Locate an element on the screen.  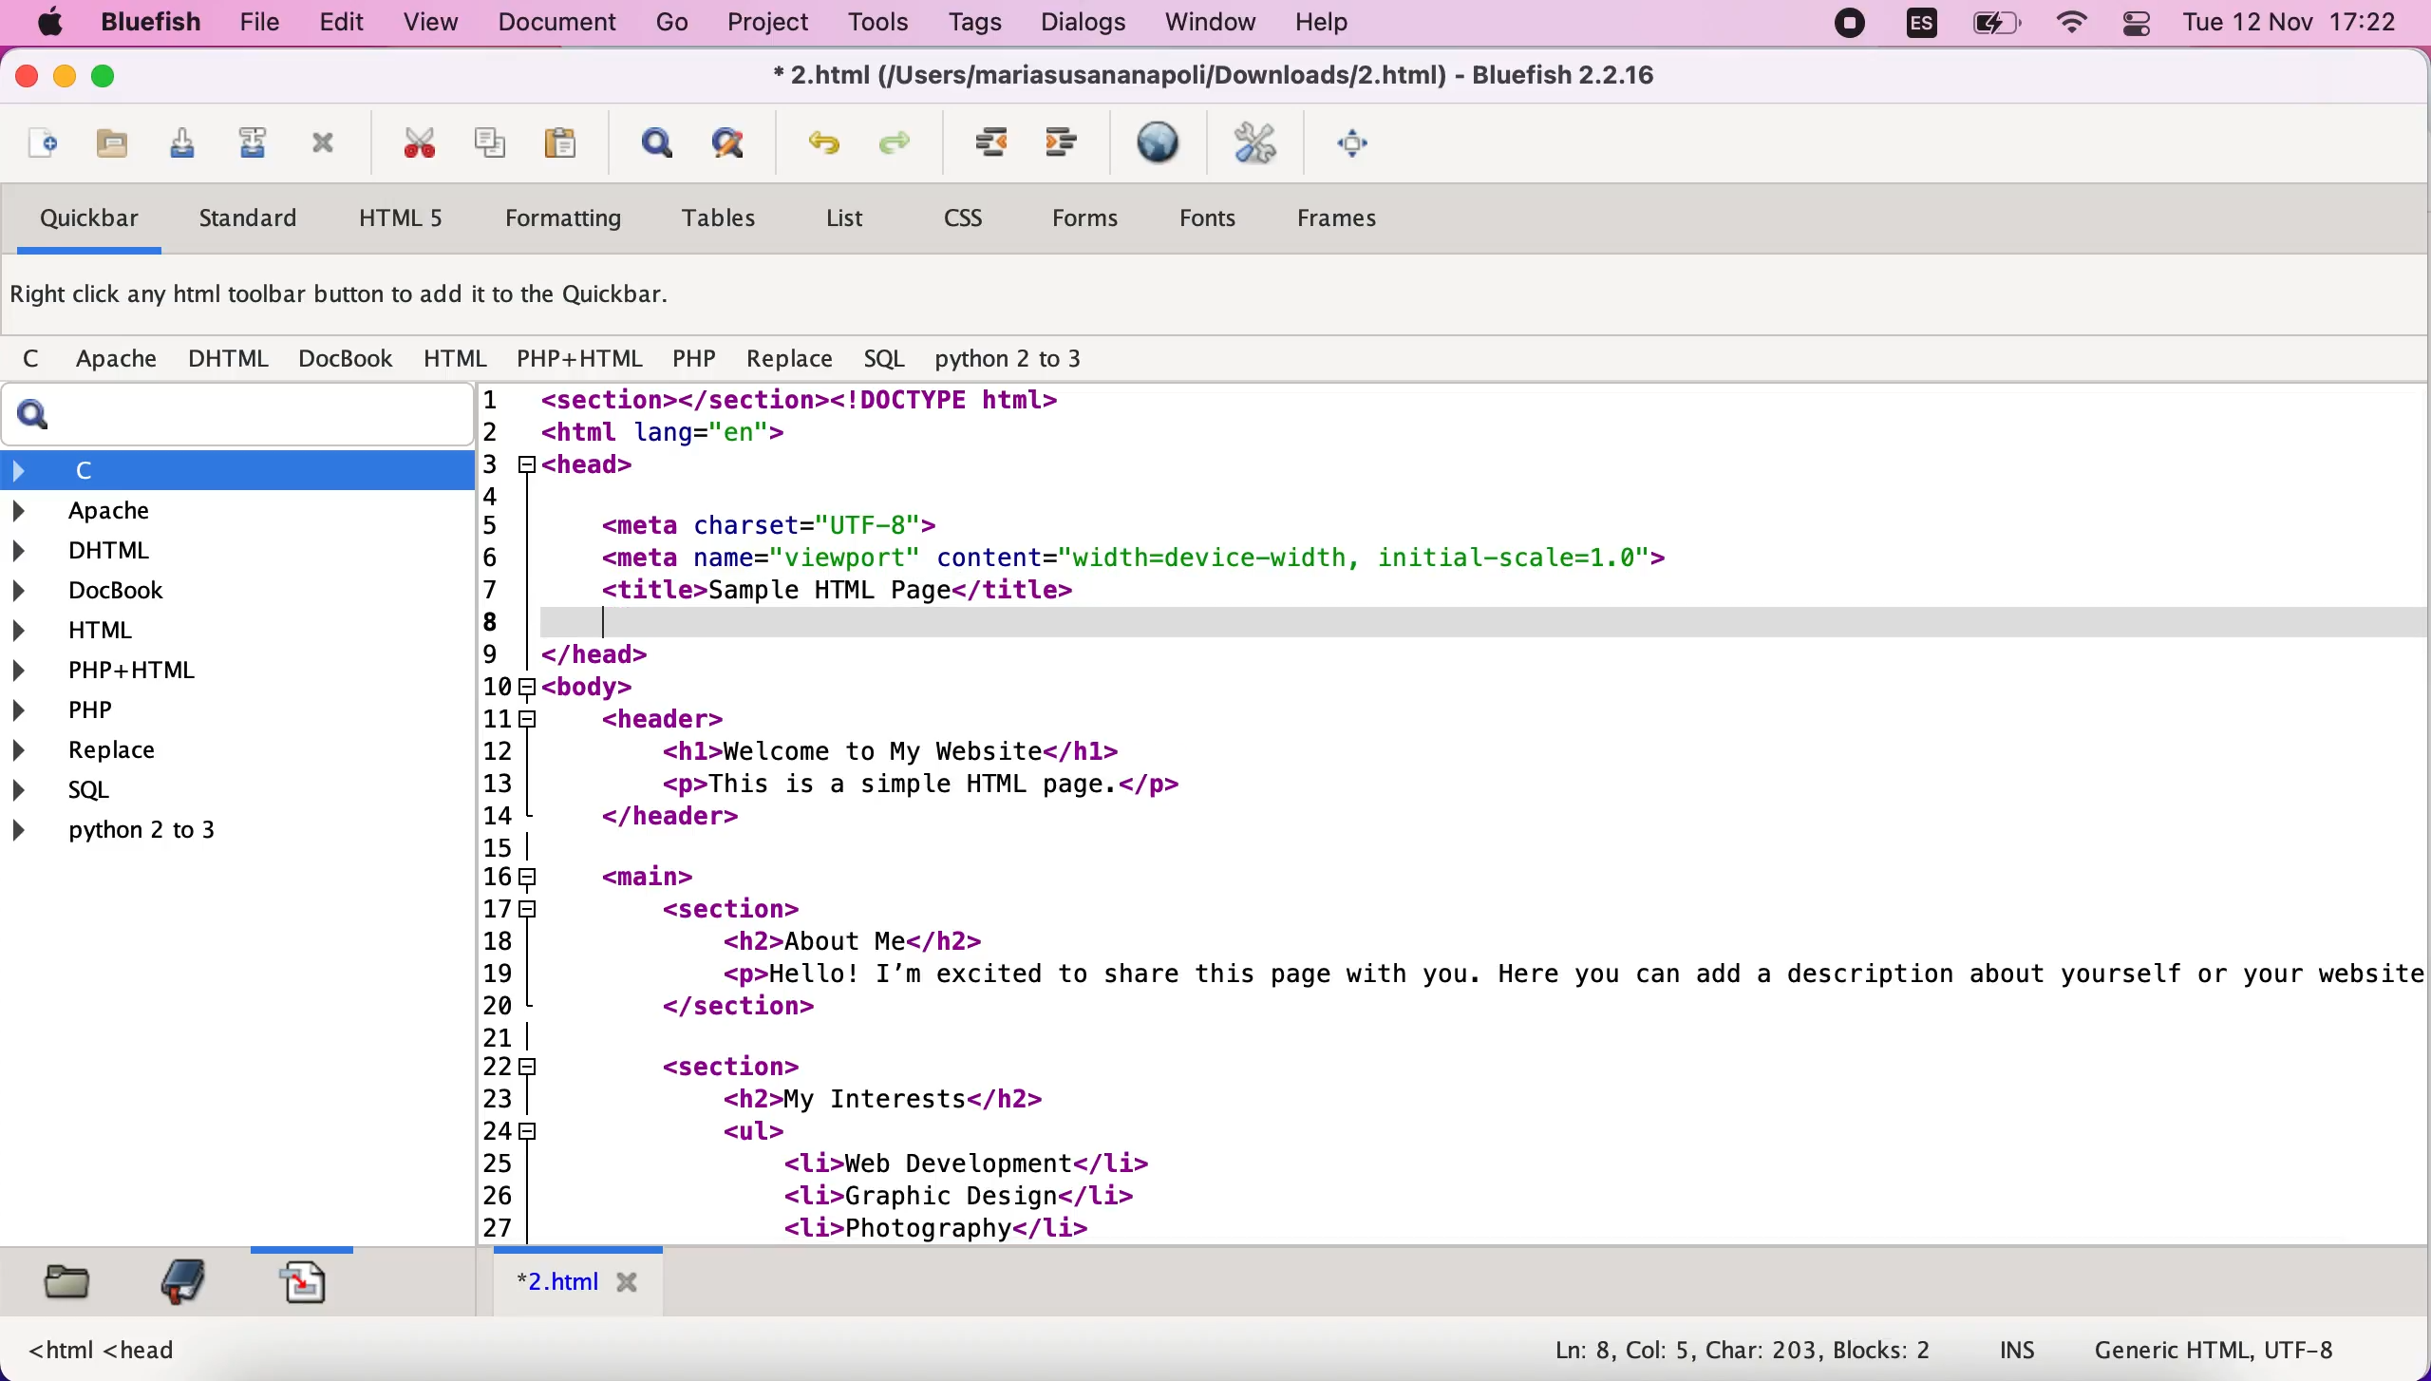
ins is located at coordinates (2018, 1353).